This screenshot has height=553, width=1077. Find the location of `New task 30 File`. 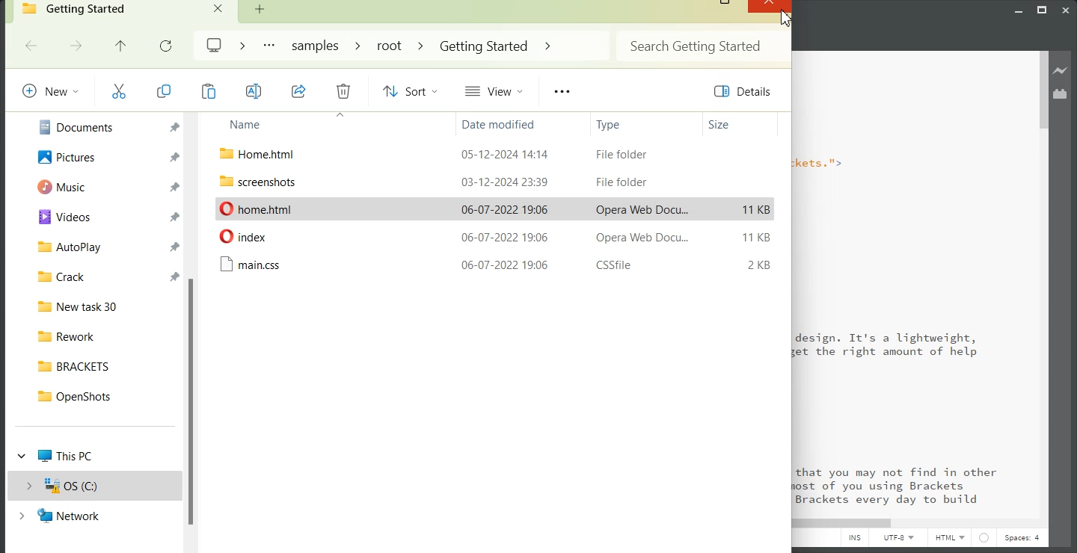

New task 30 File is located at coordinates (102, 306).